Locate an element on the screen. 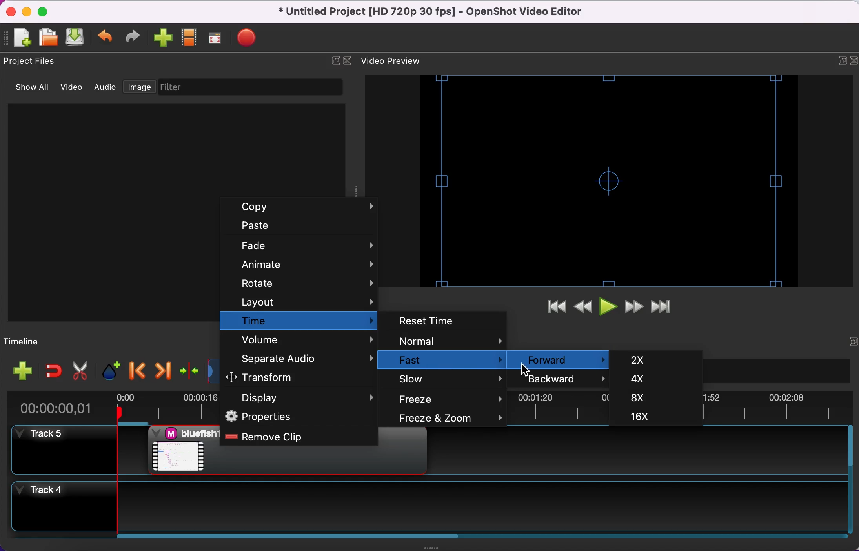 The width and height of the screenshot is (859, 551). center the timeline is located at coordinates (189, 372).